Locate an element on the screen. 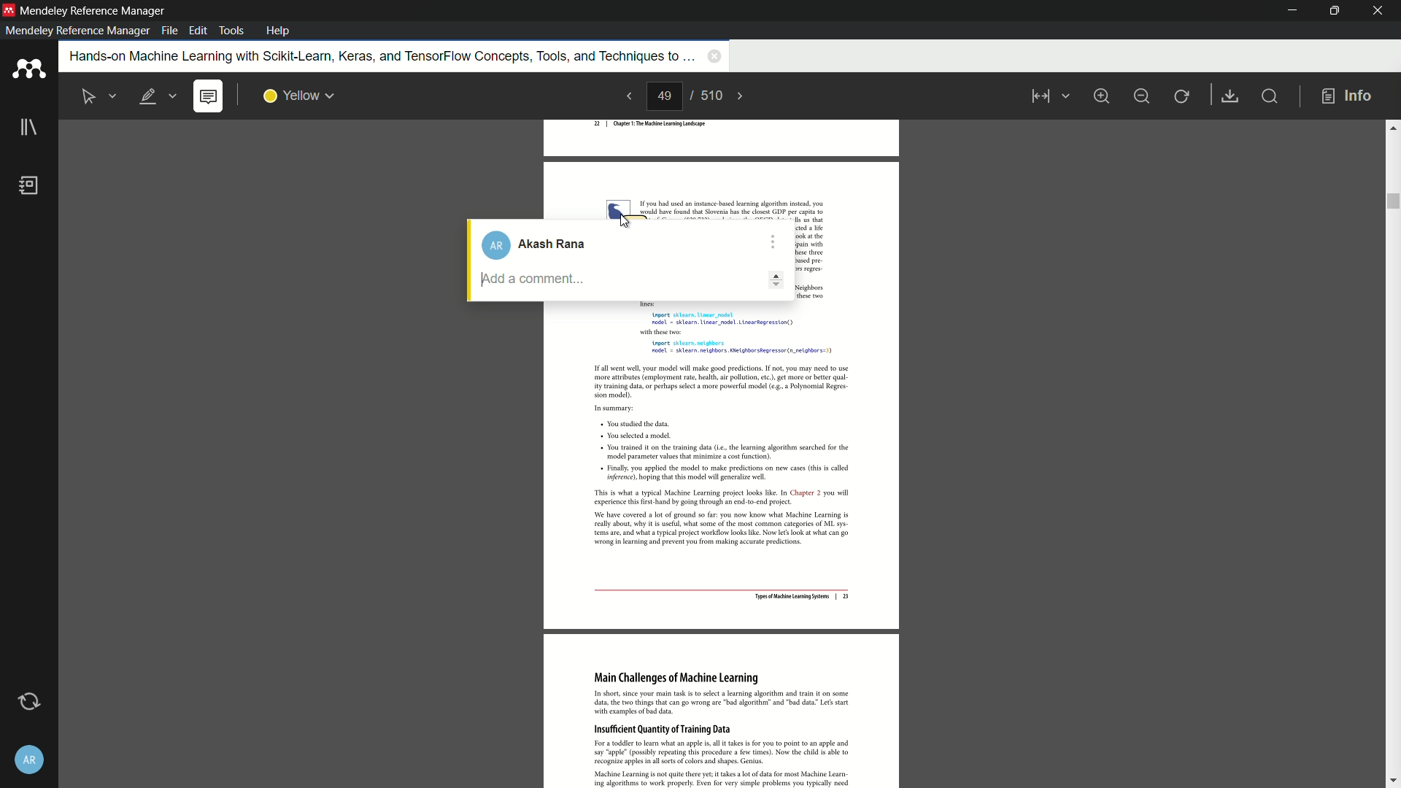  minimize is located at coordinates (1286, 10).